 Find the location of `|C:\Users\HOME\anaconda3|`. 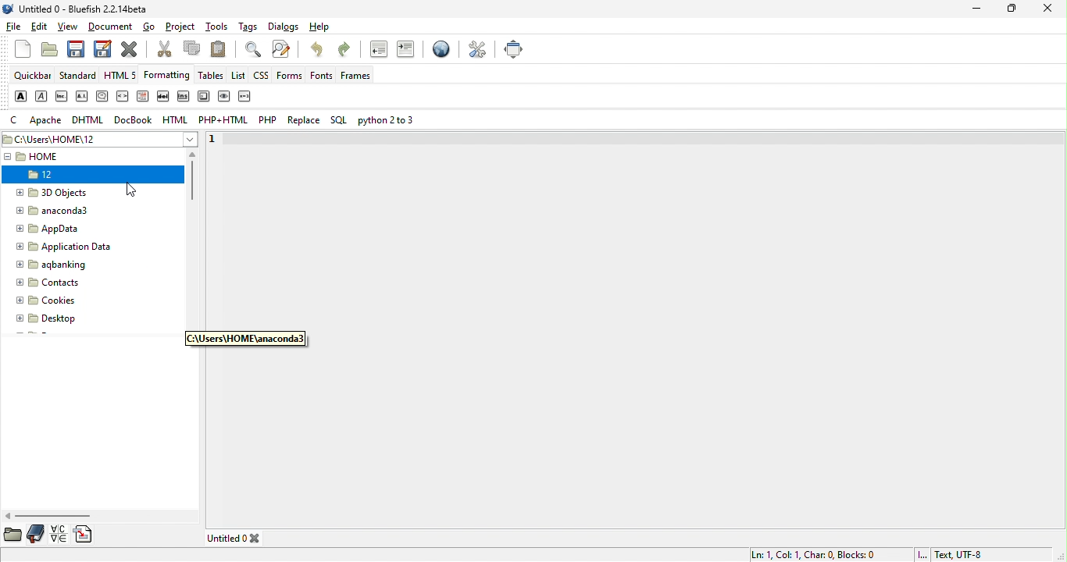

|C:\Users\HOME\anaconda3| is located at coordinates (244, 339).